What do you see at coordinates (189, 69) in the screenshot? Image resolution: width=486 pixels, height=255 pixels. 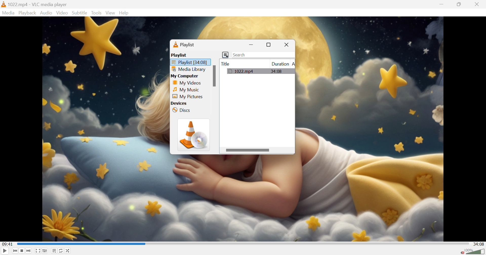 I see `Media library` at bounding box center [189, 69].